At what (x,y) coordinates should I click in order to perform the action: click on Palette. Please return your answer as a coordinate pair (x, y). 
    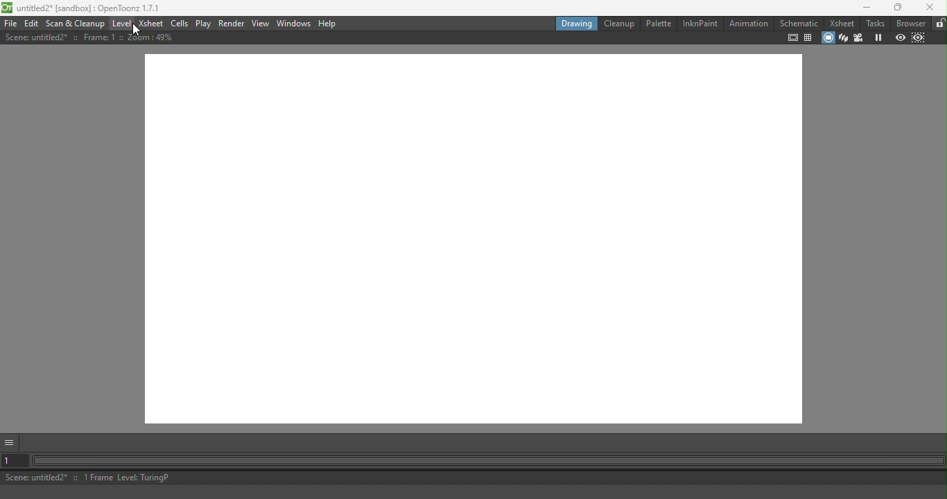
    Looking at the image, I should click on (658, 24).